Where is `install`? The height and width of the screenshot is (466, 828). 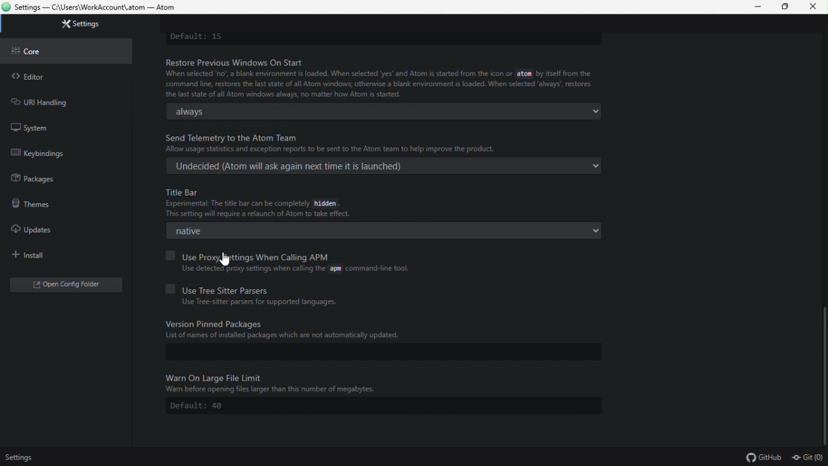 install is located at coordinates (67, 256).